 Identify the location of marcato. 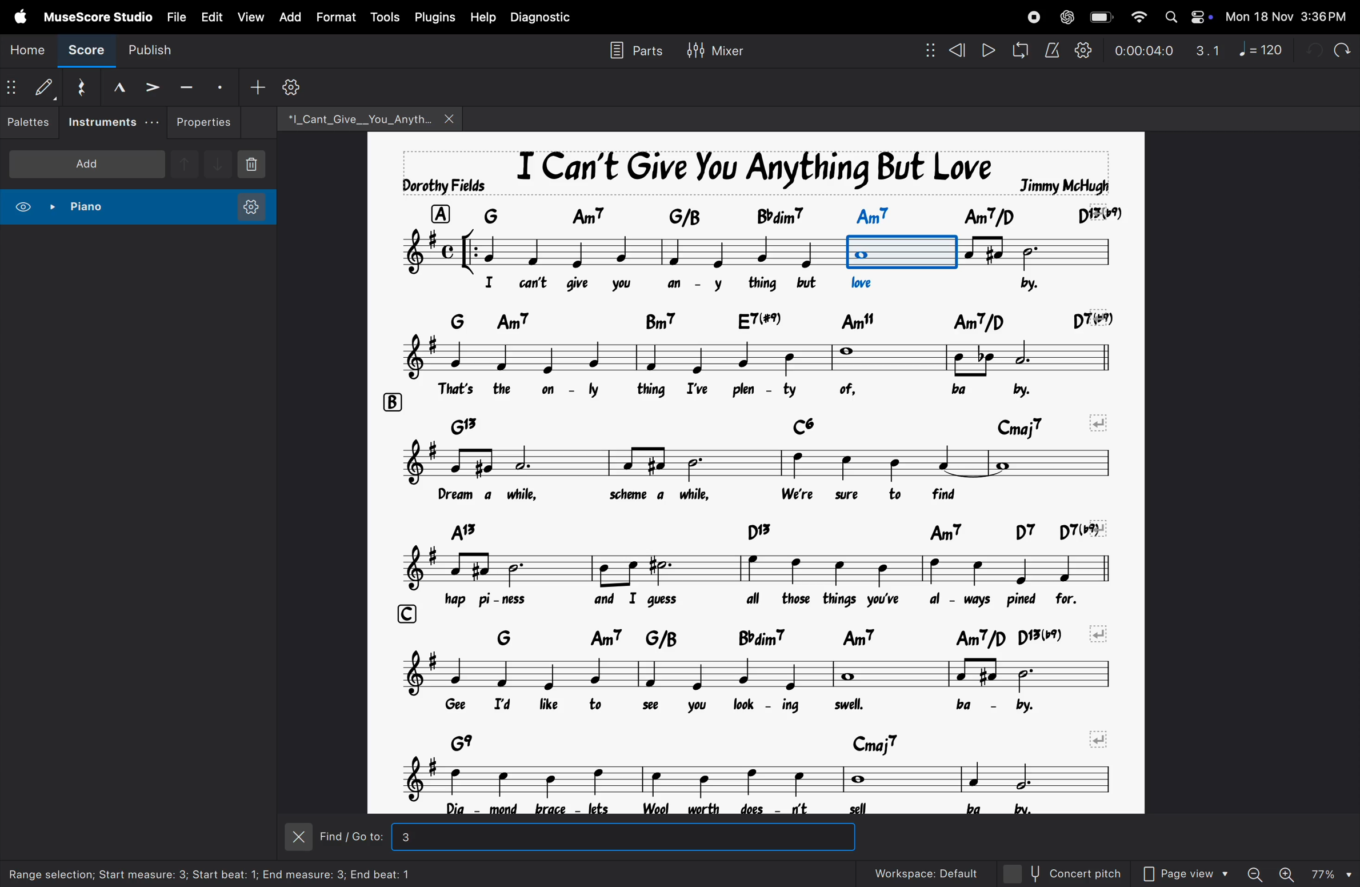
(119, 89).